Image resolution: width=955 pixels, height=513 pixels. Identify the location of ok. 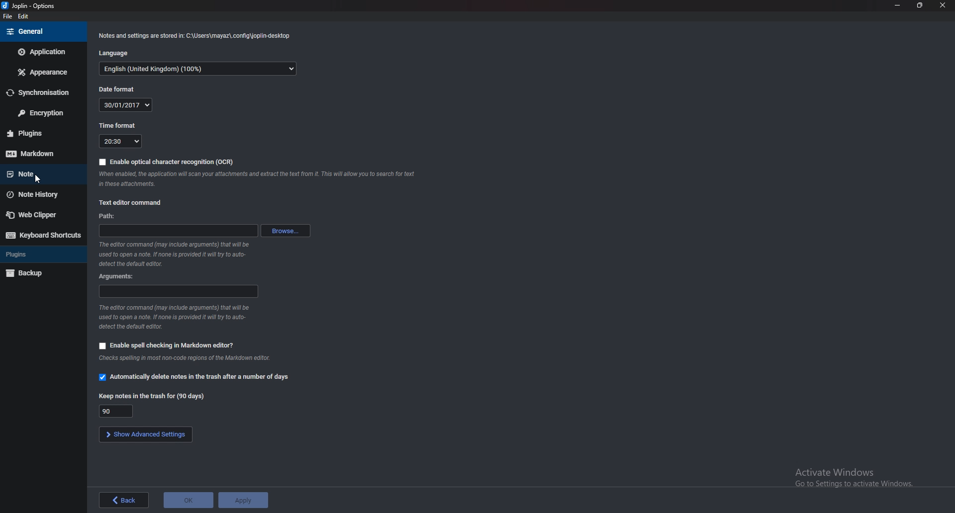
(188, 499).